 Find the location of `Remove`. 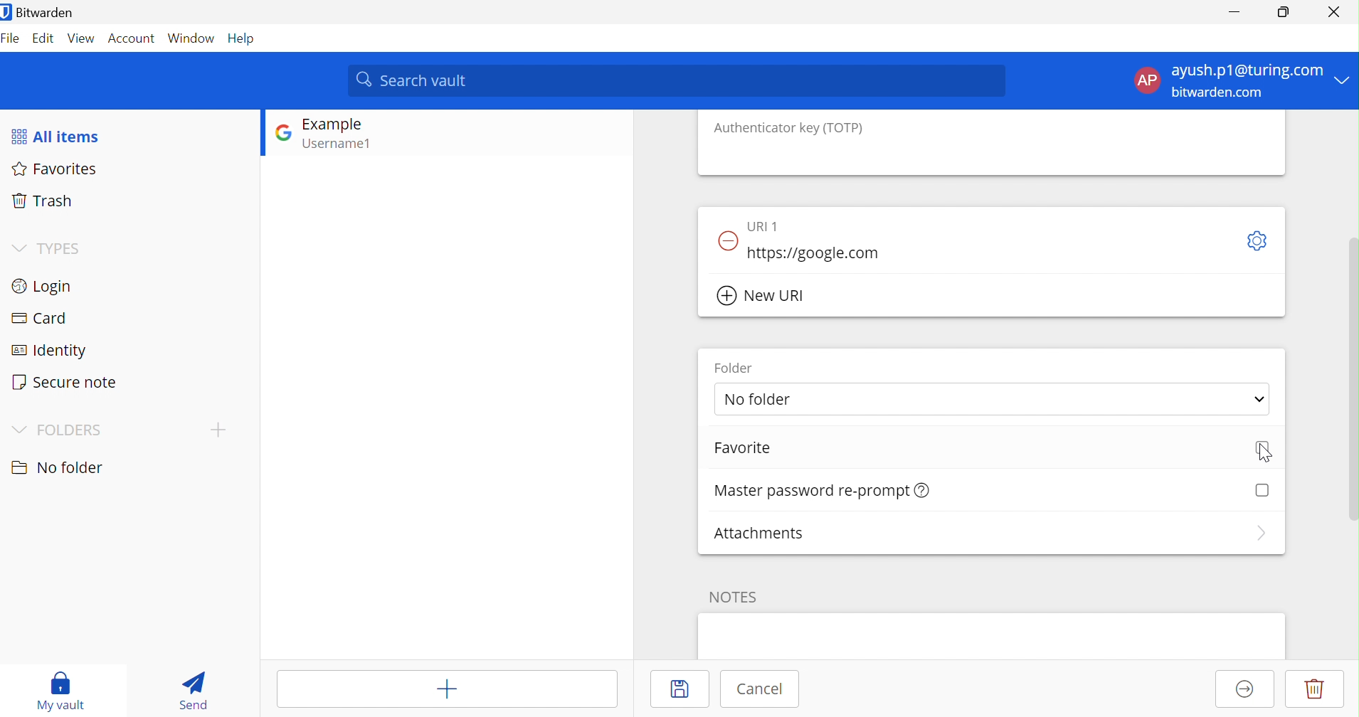

Remove is located at coordinates (726, 240).